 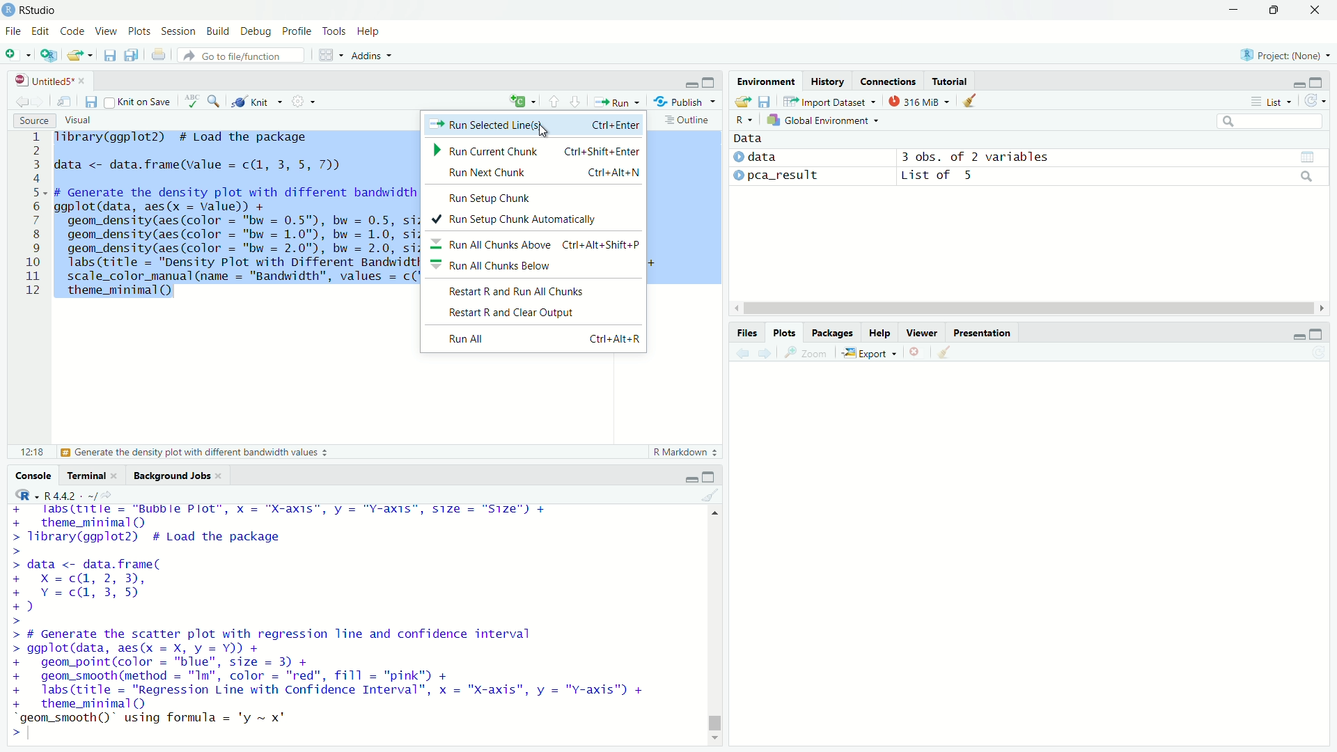 I want to click on Open an existing file, so click(x=74, y=55).